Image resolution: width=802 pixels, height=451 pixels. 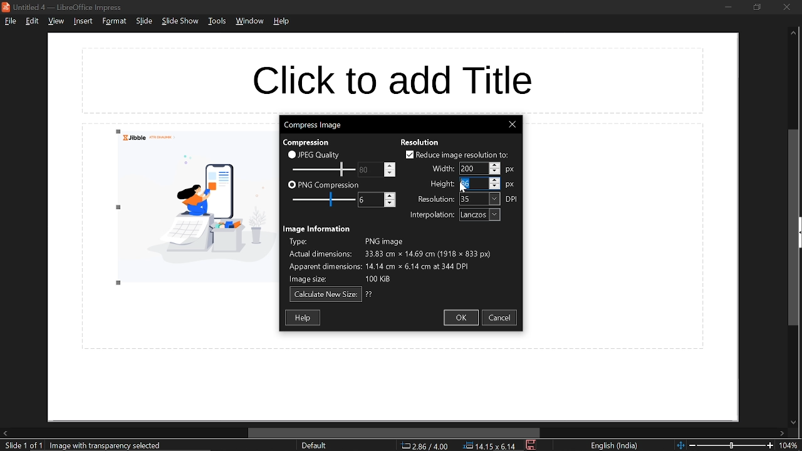 I want to click on move down, so click(x=792, y=423).